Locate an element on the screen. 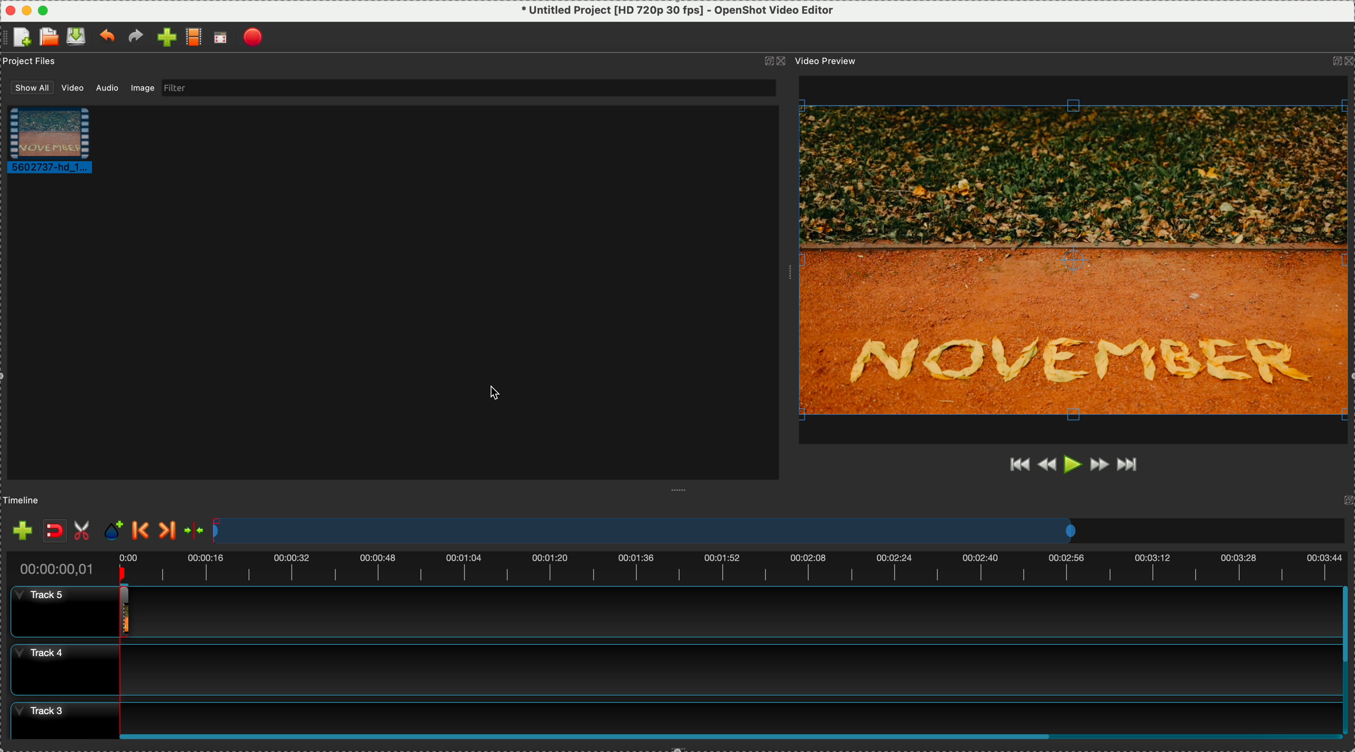 The width and height of the screenshot is (1355, 752). center the timeline on the playhead is located at coordinates (196, 530).